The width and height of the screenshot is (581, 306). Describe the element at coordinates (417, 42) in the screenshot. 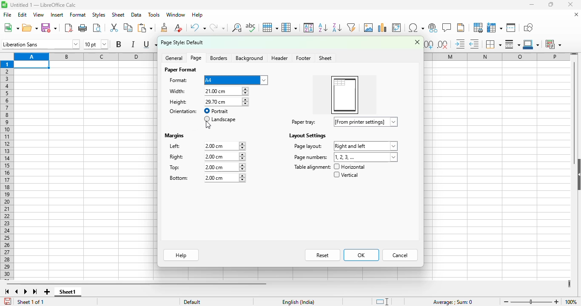

I see `close` at that location.